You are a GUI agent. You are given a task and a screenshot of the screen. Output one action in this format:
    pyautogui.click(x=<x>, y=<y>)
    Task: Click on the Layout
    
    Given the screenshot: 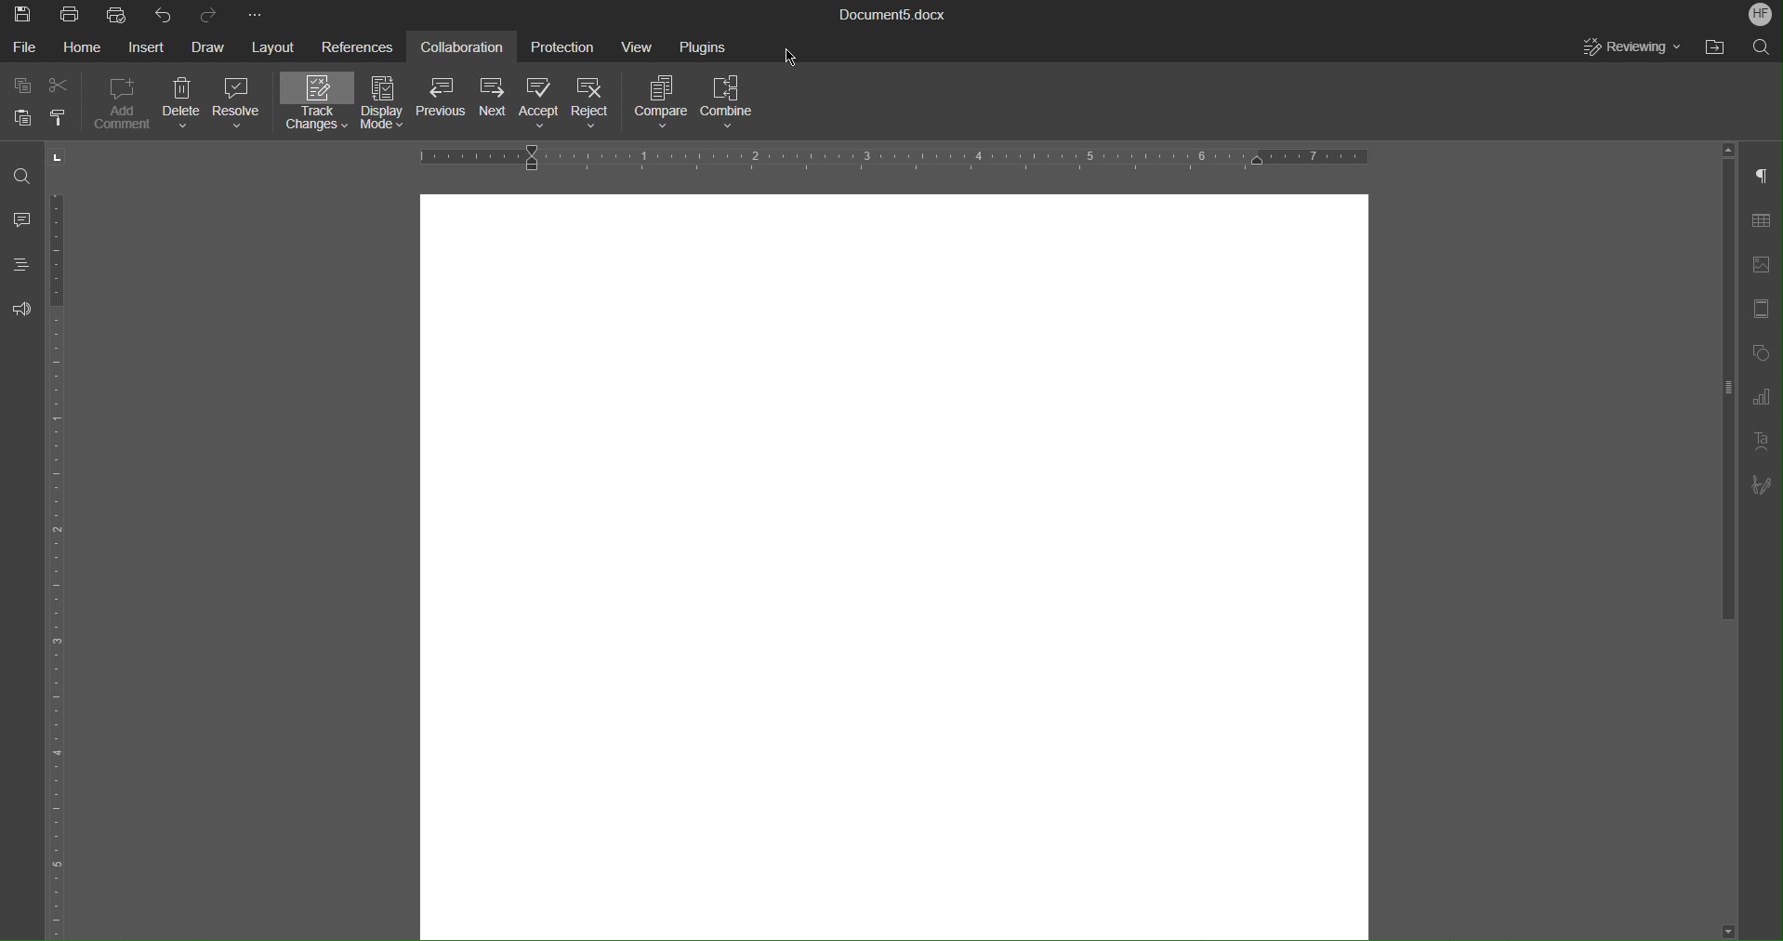 What is the action you would take?
    pyautogui.click(x=283, y=47)
    